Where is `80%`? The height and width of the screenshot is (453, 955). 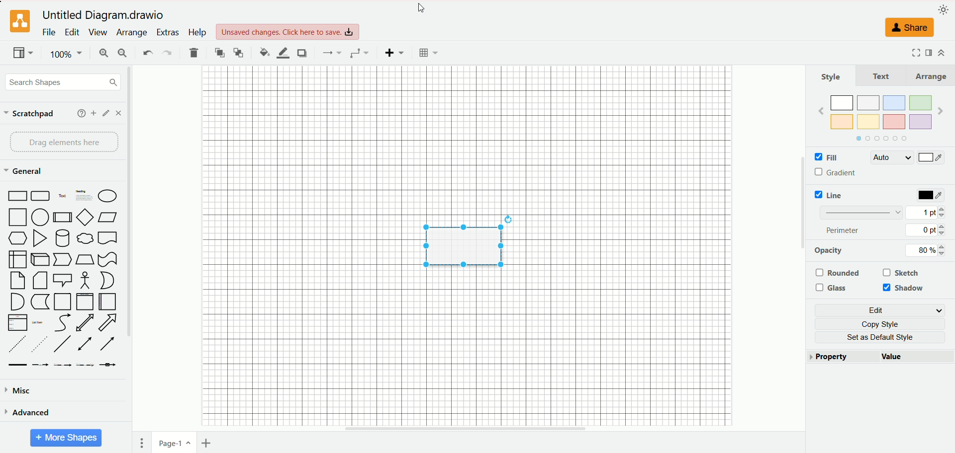 80% is located at coordinates (923, 250).